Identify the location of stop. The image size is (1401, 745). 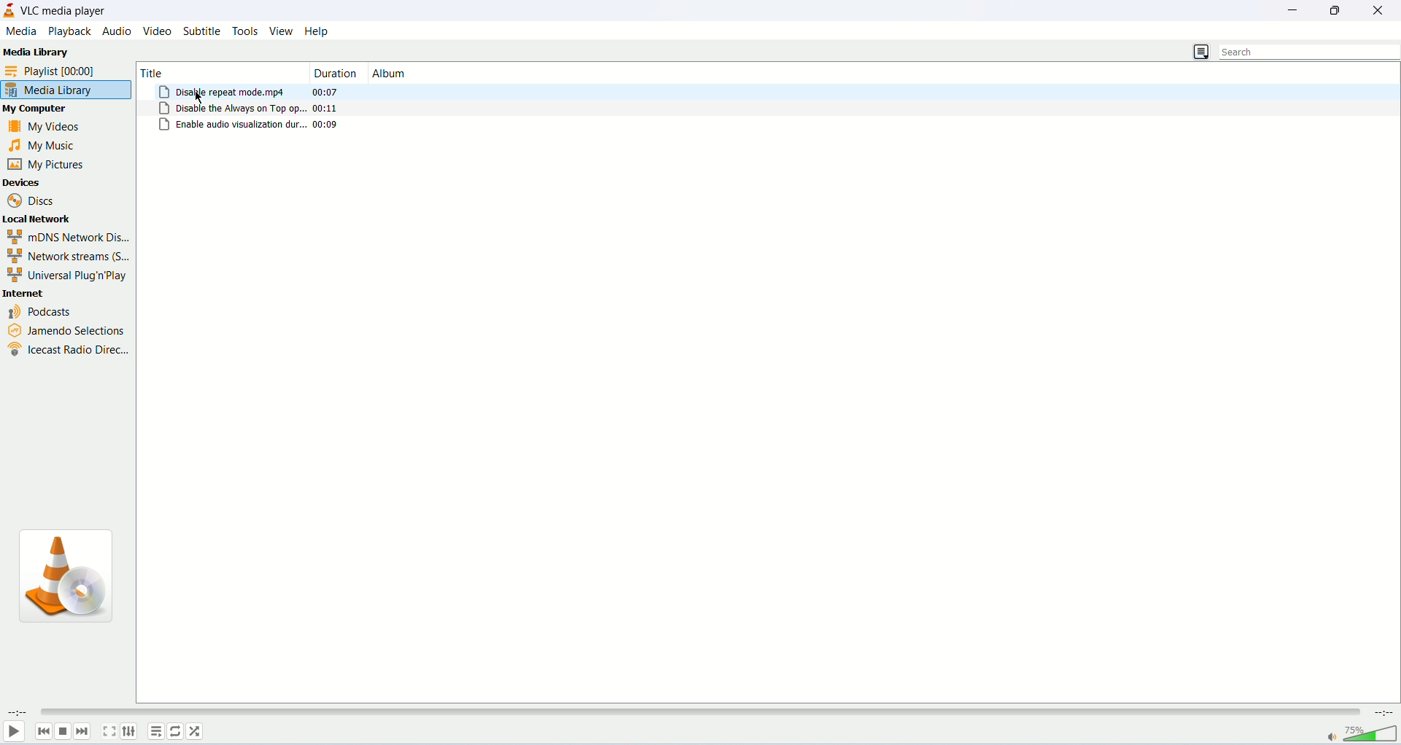
(63, 732).